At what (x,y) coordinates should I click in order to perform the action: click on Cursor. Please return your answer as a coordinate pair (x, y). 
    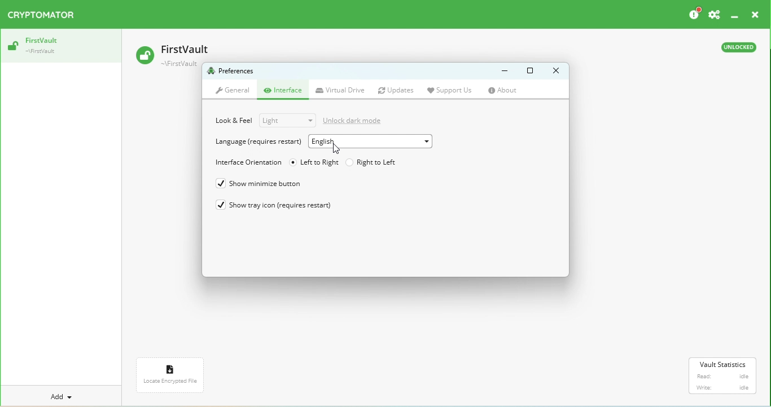
    Looking at the image, I should click on (336, 149).